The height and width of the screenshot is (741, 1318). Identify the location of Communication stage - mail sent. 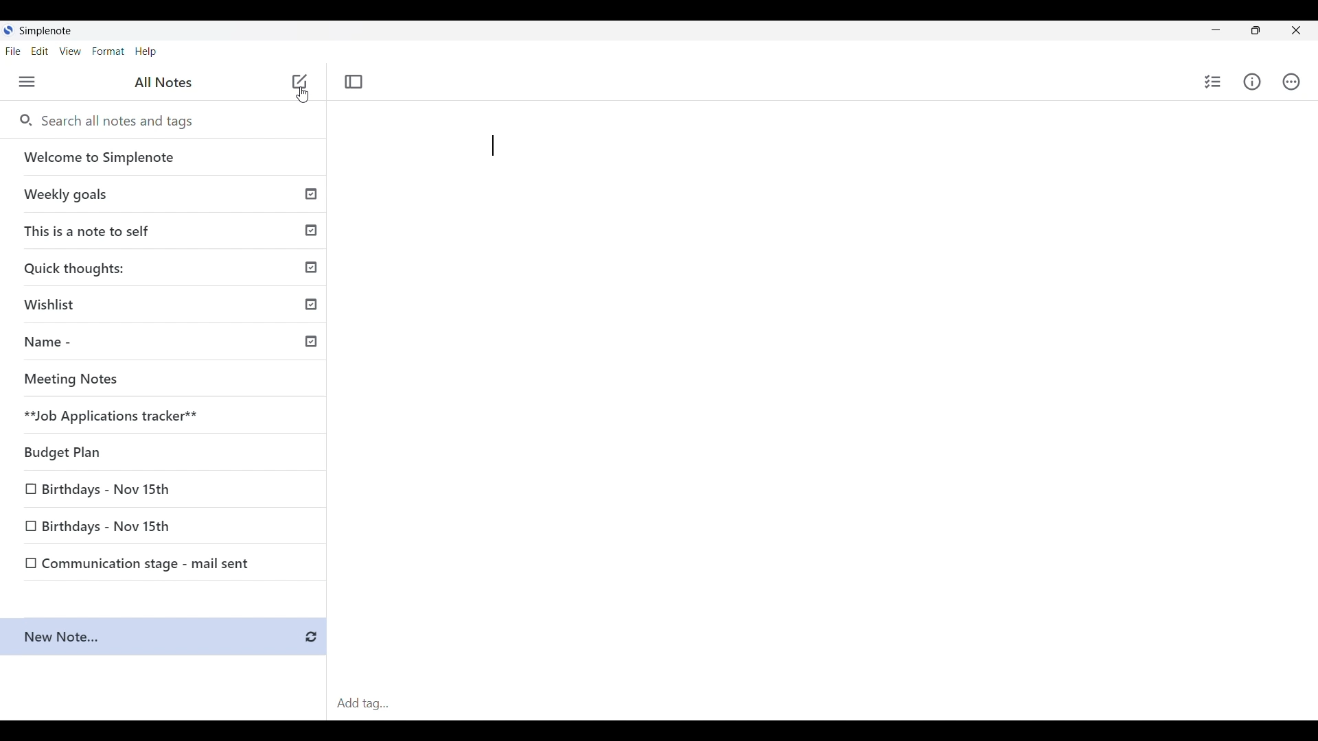
(165, 563).